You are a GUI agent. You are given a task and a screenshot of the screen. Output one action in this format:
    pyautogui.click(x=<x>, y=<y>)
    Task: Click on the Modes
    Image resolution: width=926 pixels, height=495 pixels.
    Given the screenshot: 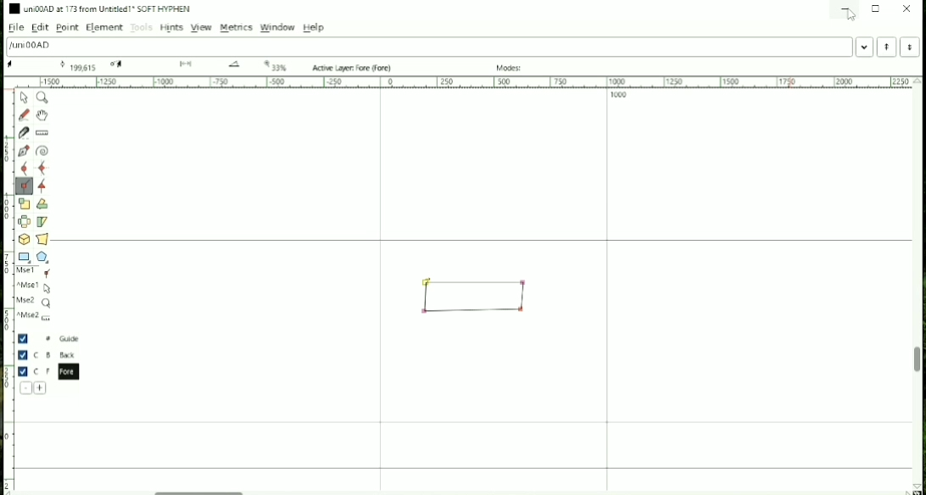 What is the action you would take?
    pyautogui.click(x=511, y=68)
    